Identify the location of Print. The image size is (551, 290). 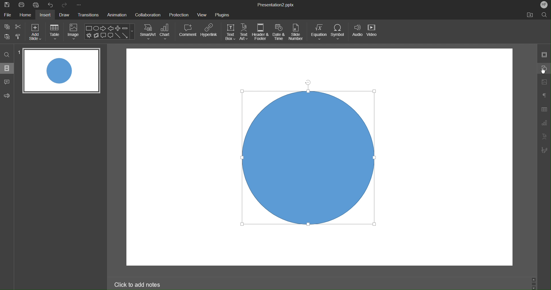
(22, 5).